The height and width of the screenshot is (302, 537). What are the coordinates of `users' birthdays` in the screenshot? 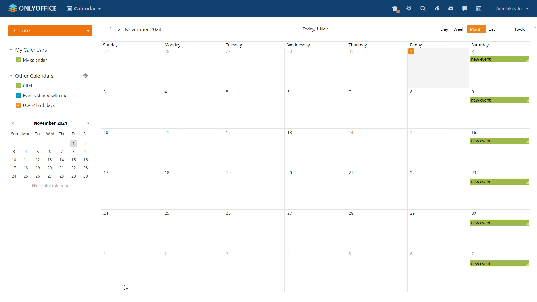 It's located at (35, 105).